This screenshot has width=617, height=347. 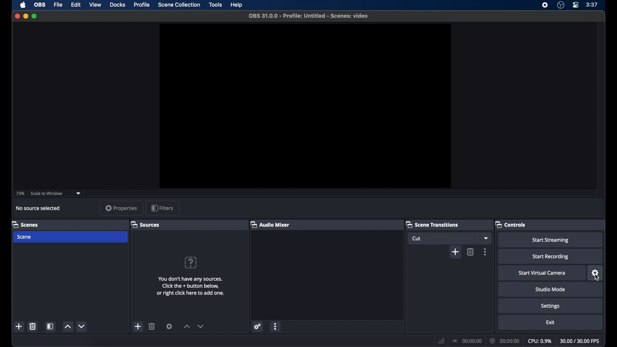 What do you see at coordinates (95, 5) in the screenshot?
I see `view` at bounding box center [95, 5].